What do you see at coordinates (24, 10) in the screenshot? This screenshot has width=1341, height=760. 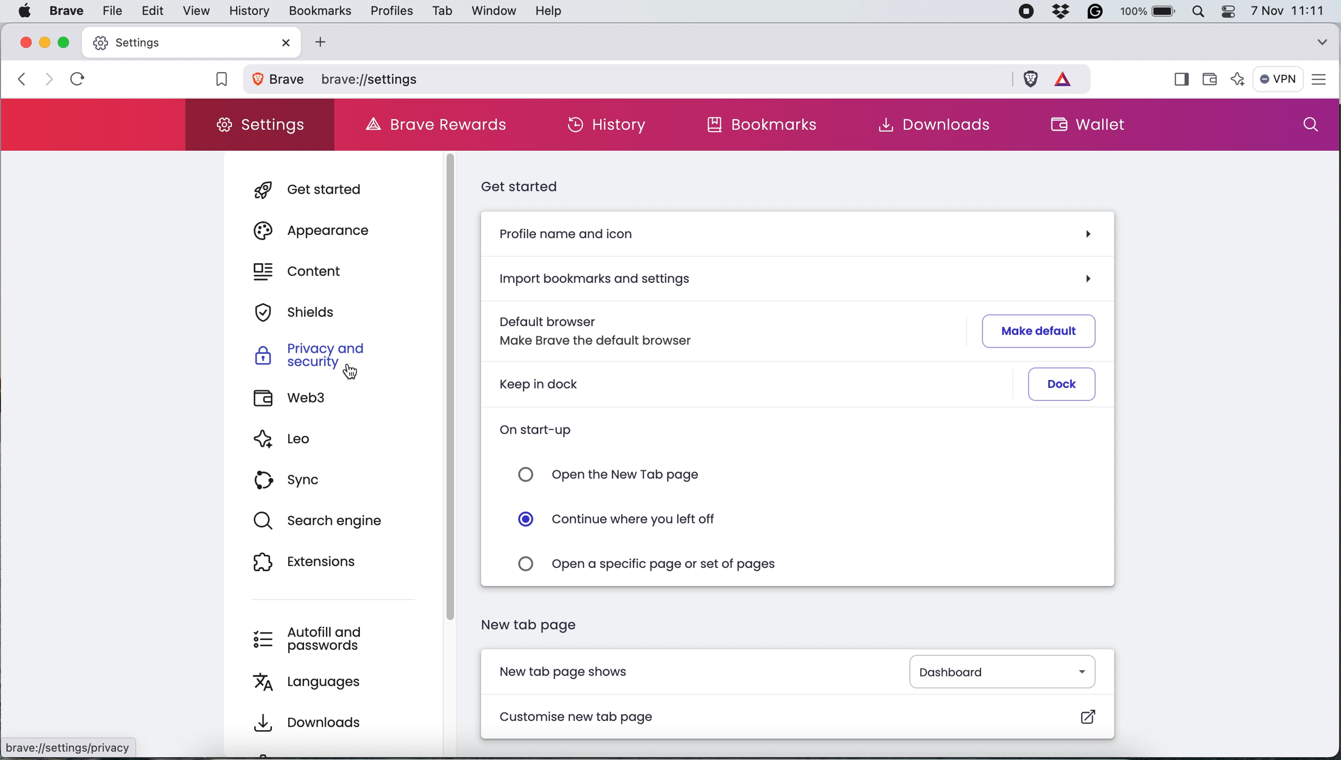 I see `system logo` at bounding box center [24, 10].